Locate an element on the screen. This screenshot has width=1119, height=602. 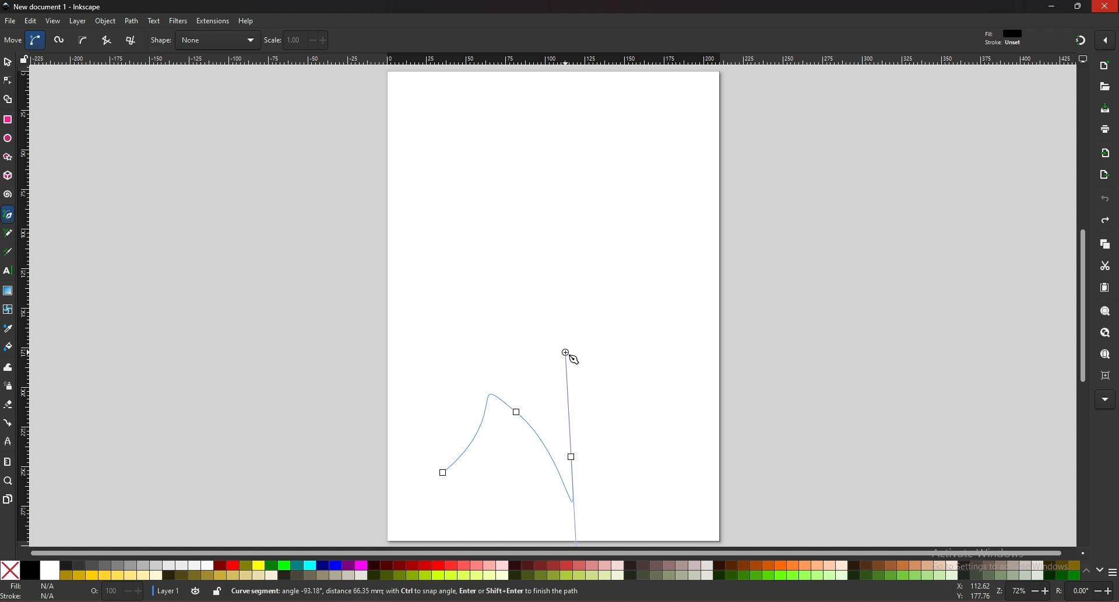
stars and polygons is located at coordinates (8, 157).